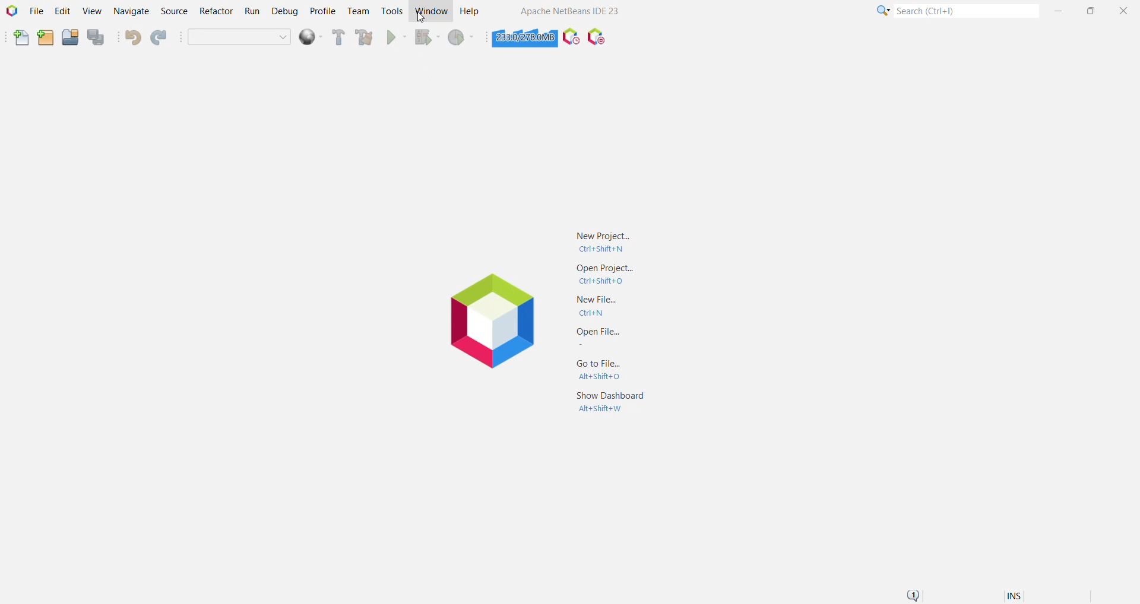 The height and width of the screenshot is (604, 1140). Describe the element at coordinates (173, 11) in the screenshot. I see `Source` at that location.